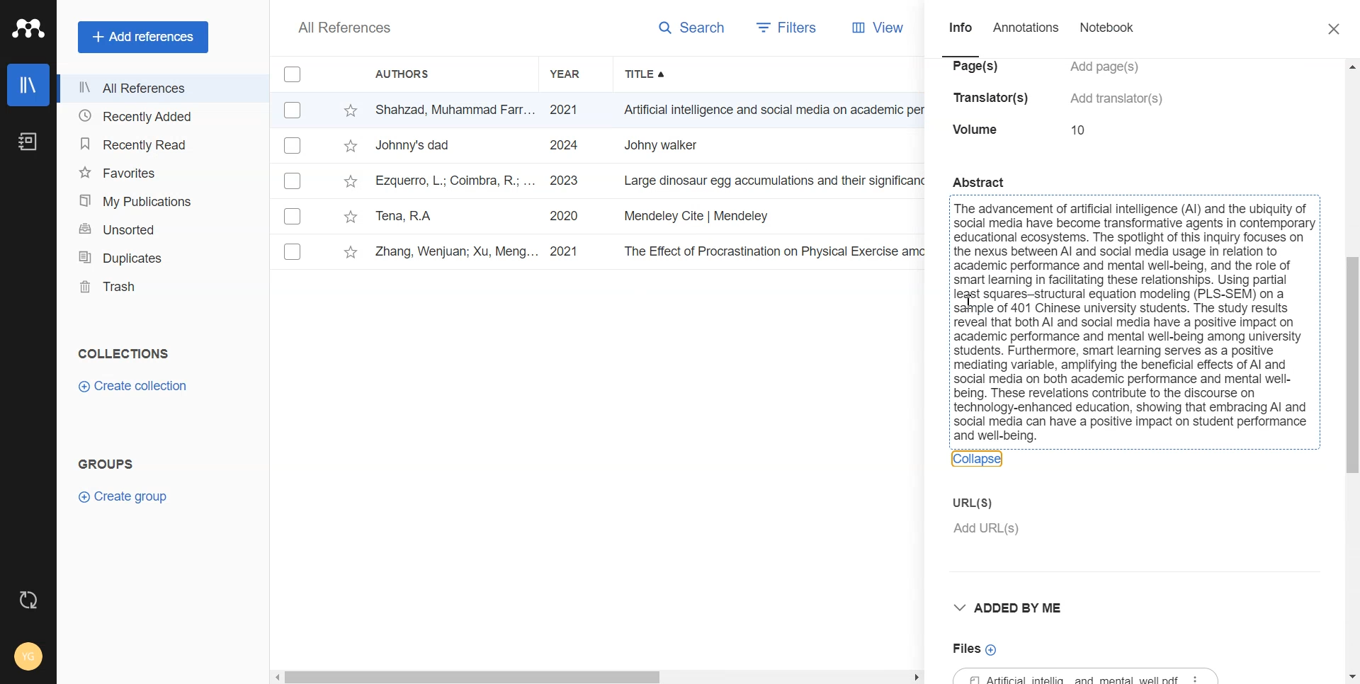 The height and width of the screenshot is (684, 1360). I want to click on All References, so click(357, 27).